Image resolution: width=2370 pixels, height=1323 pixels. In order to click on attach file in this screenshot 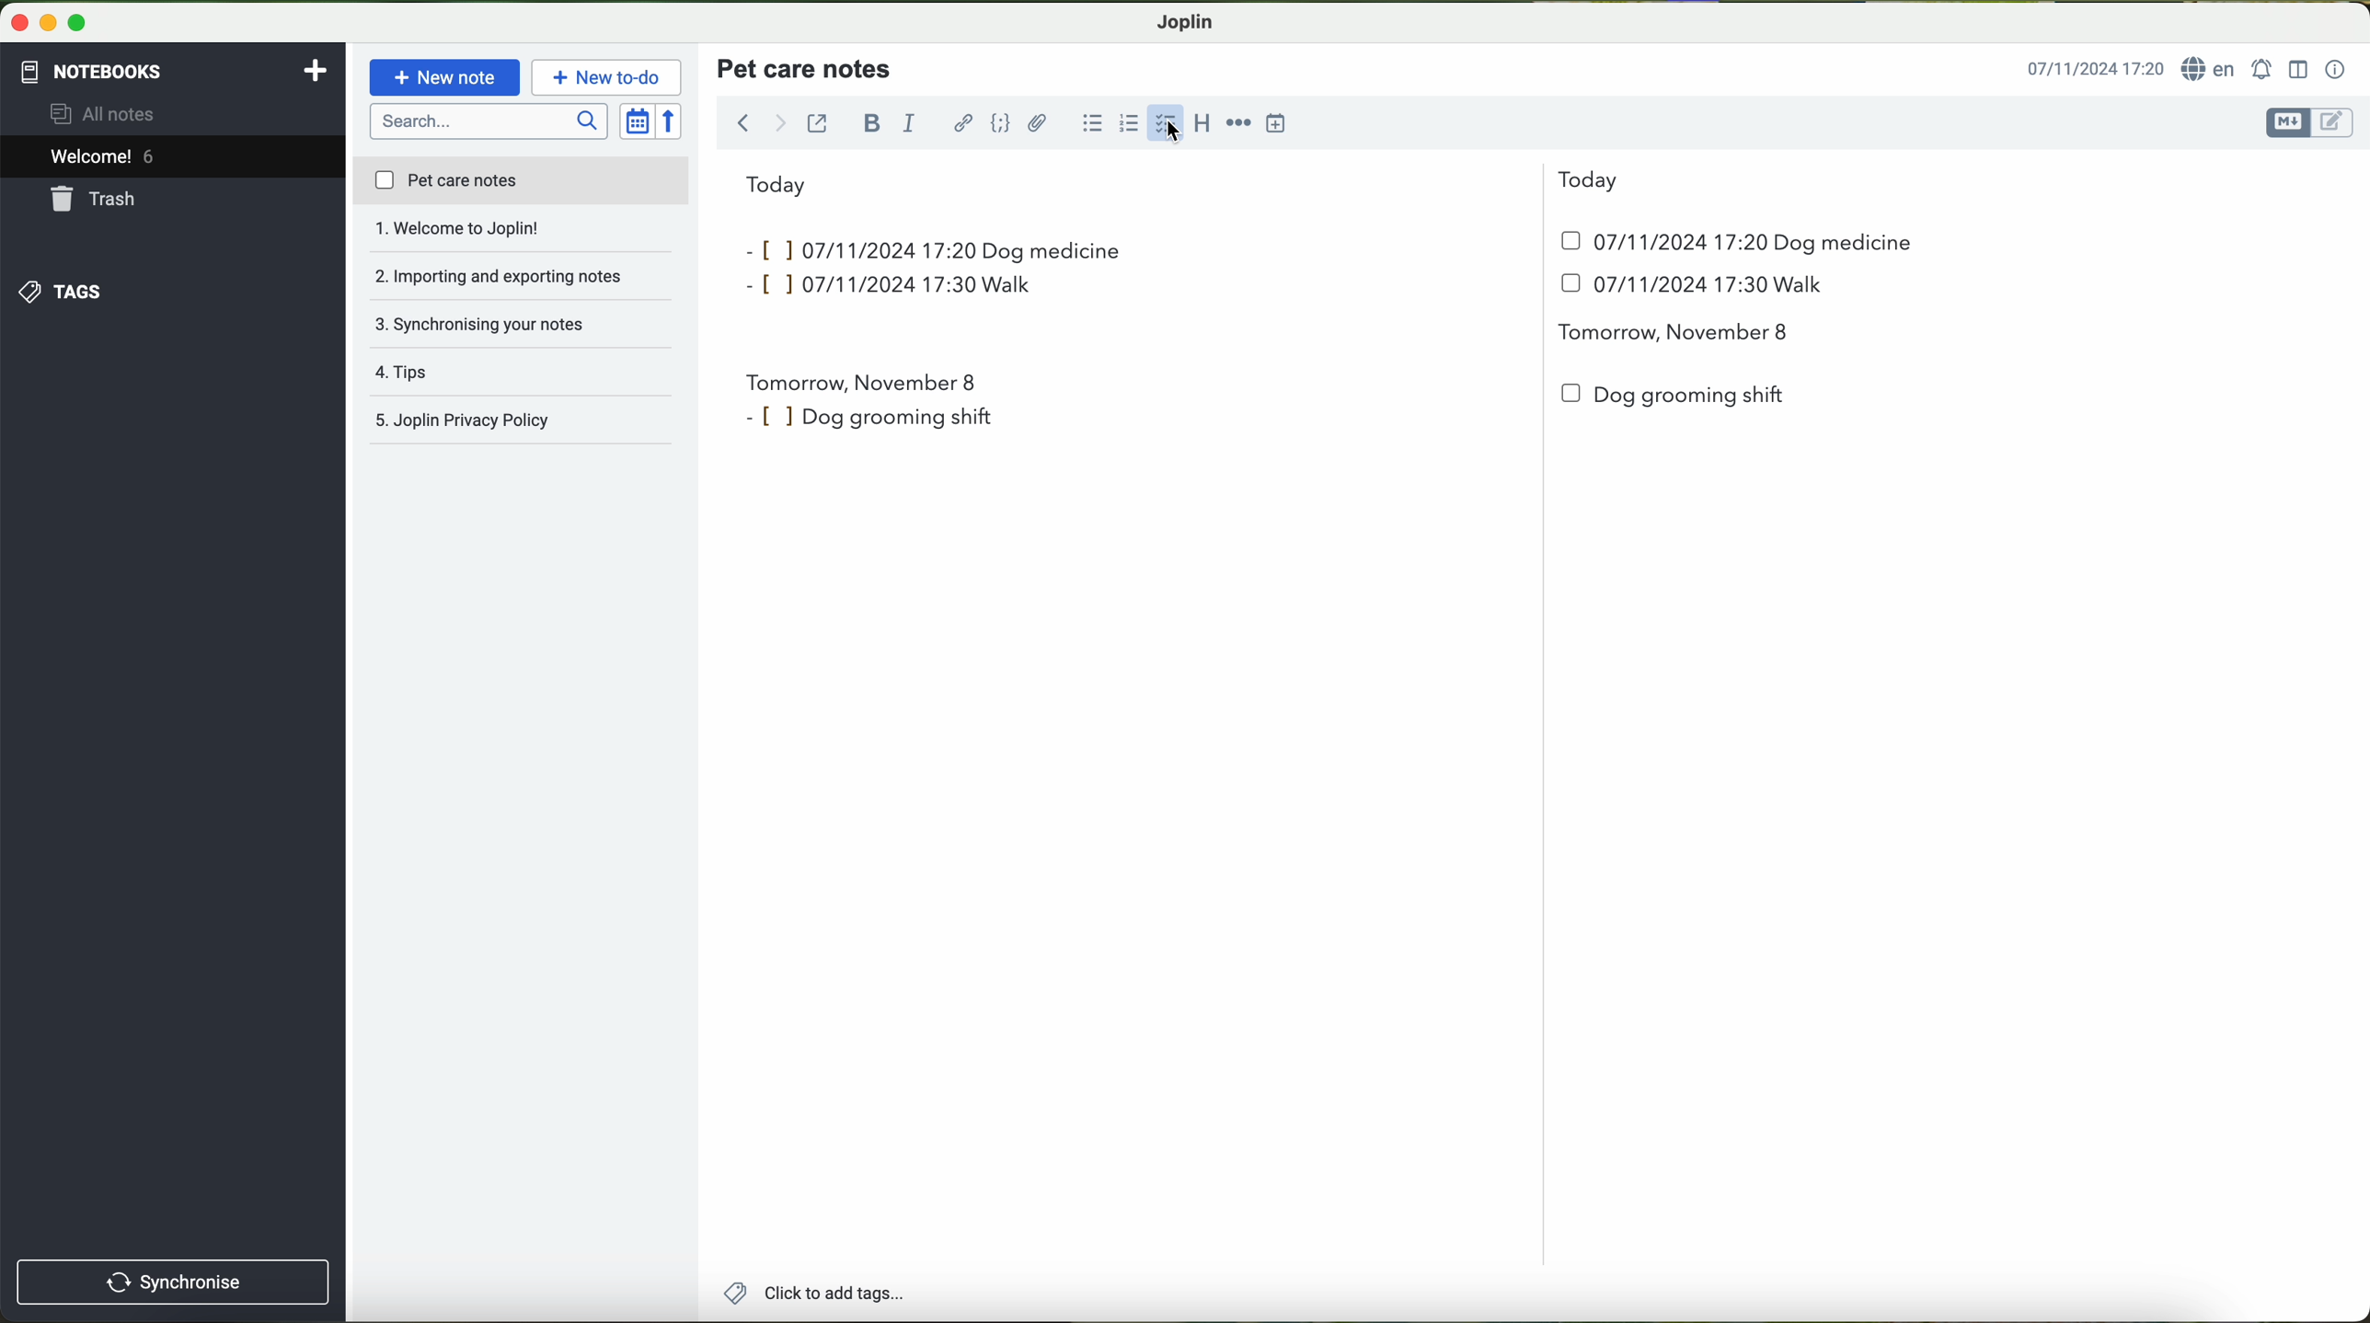, I will do `click(1038, 122)`.